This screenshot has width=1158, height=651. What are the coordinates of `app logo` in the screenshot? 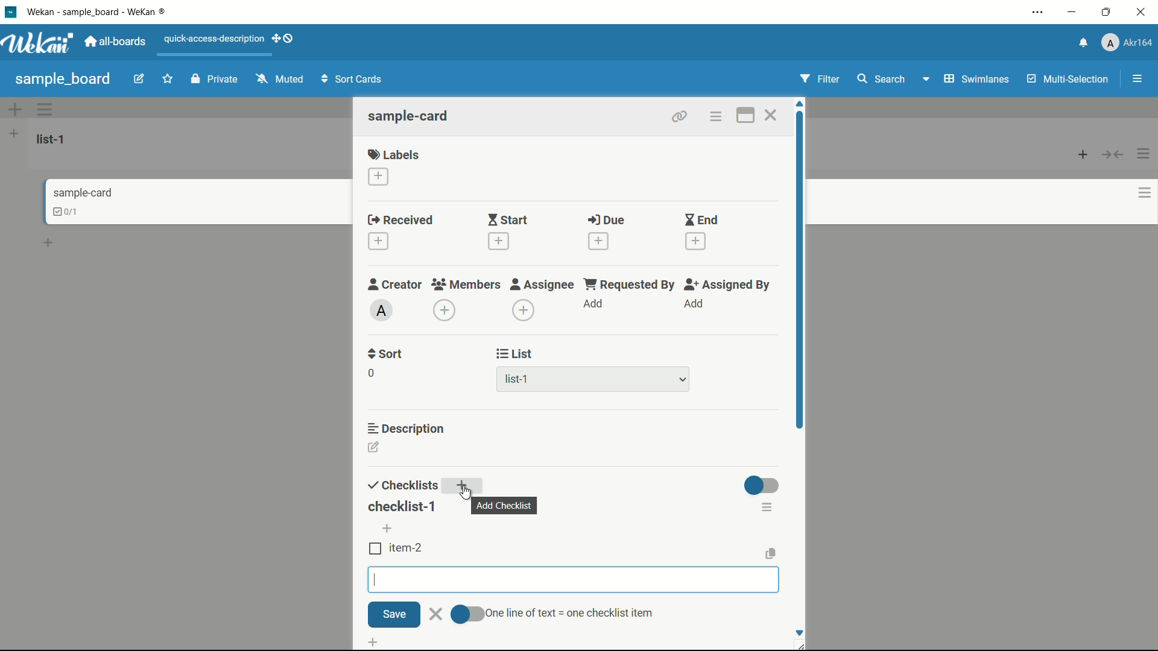 It's located at (37, 43).